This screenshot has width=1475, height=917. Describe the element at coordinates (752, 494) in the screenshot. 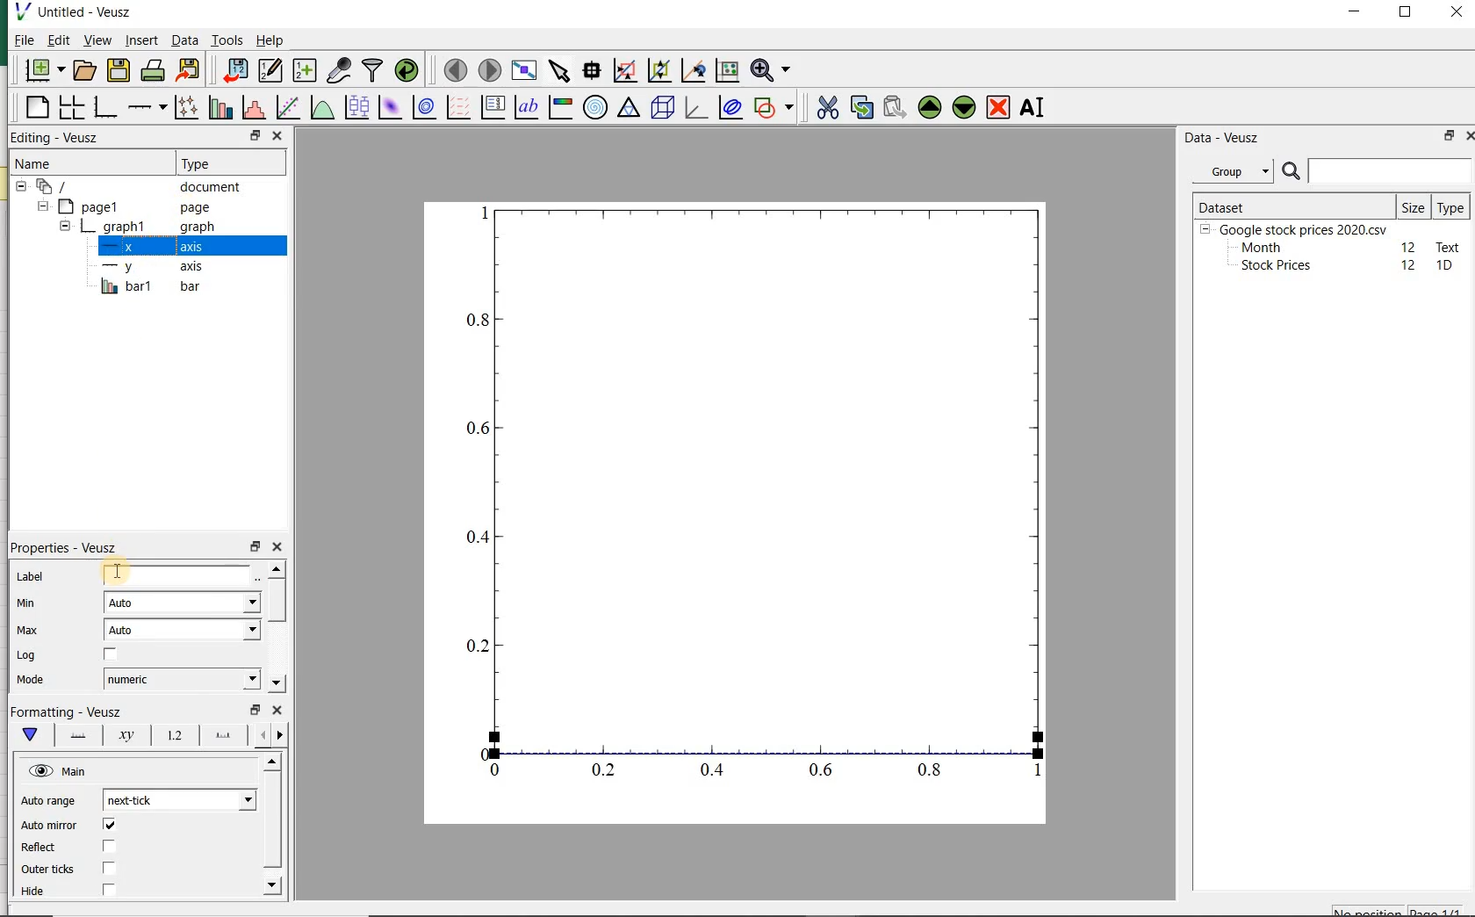

I see `graph` at that location.